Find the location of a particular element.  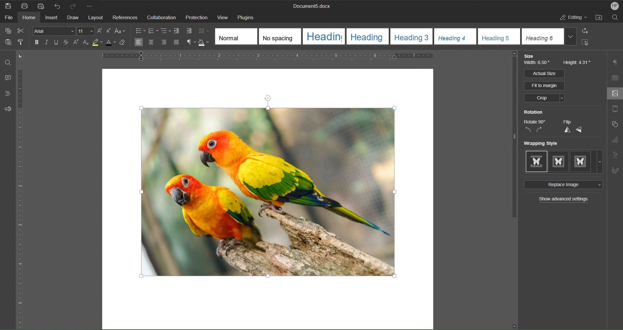

Copy Style is located at coordinates (23, 43).